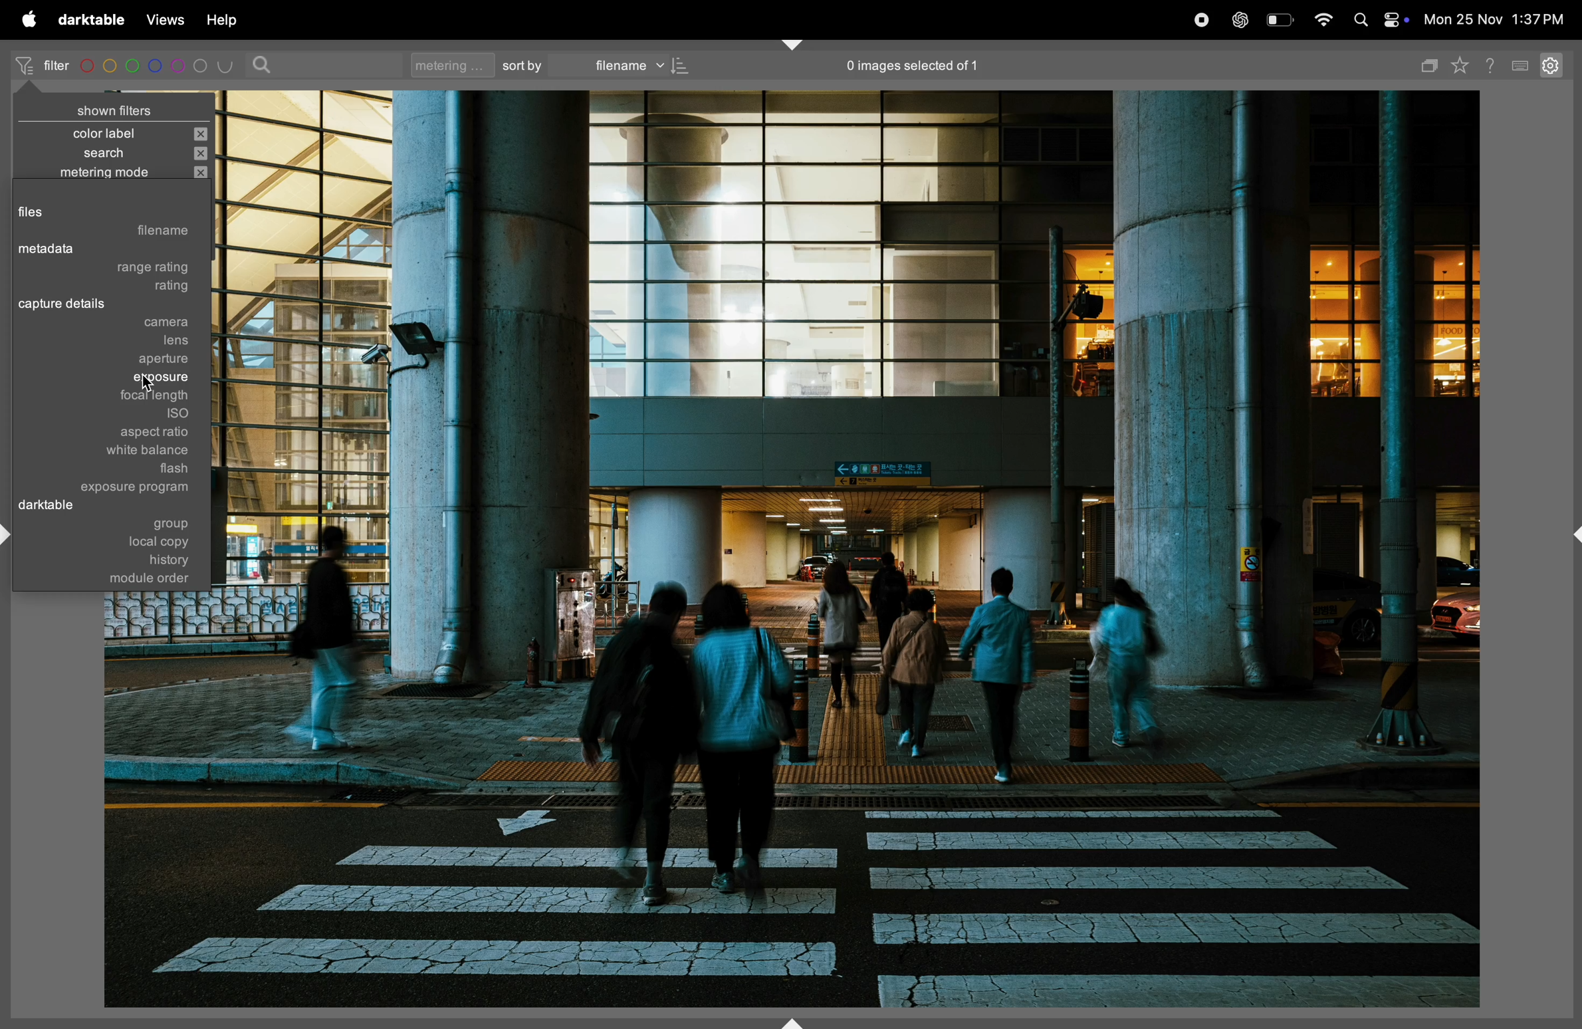  I want to click on metering mode, so click(111, 174).